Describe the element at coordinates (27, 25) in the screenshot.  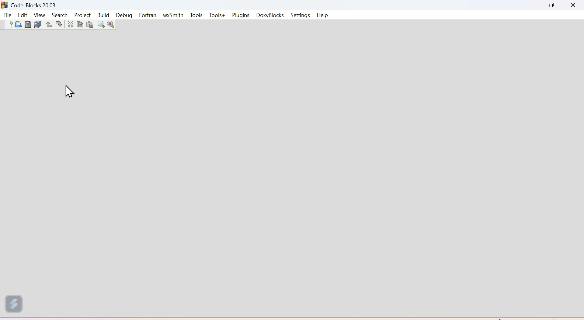
I see `` at that location.